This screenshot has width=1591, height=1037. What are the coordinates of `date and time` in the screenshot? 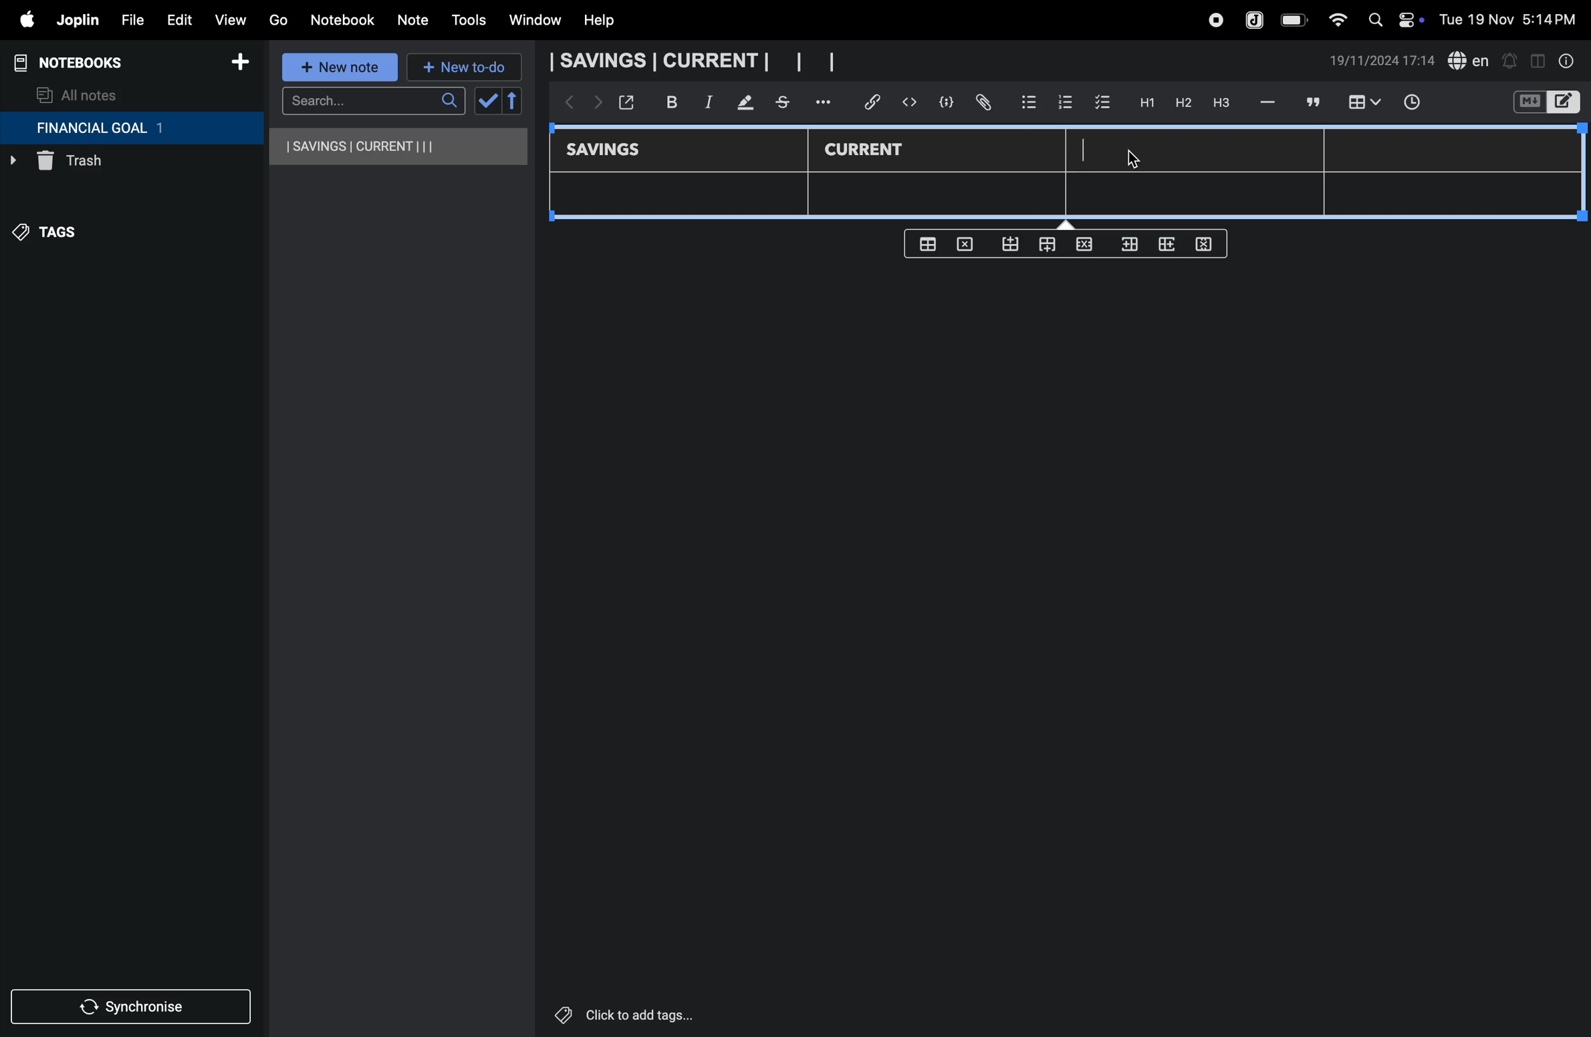 It's located at (1512, 18).